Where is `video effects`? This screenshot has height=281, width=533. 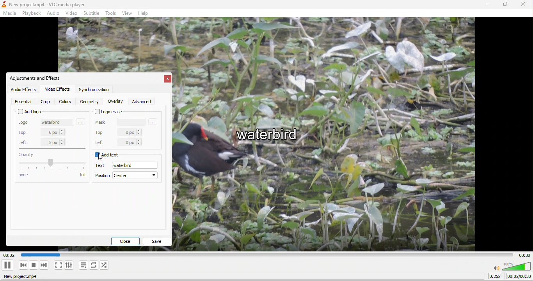
video effects is located at coordinates (58, 89).